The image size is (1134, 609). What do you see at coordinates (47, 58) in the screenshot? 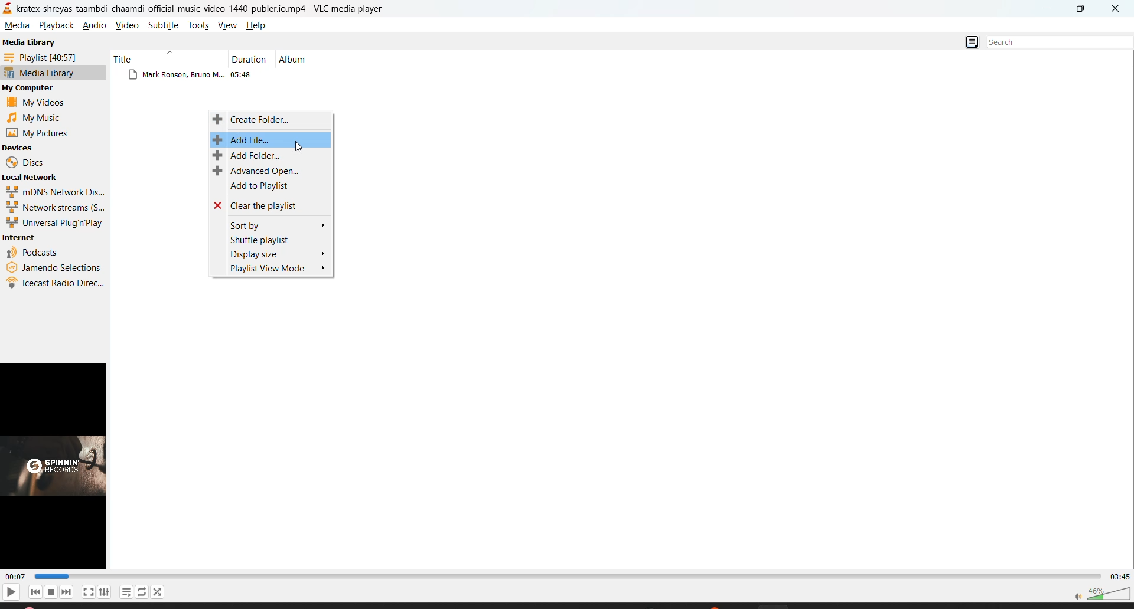
I see `playlist` at bounding box center [47, 58].